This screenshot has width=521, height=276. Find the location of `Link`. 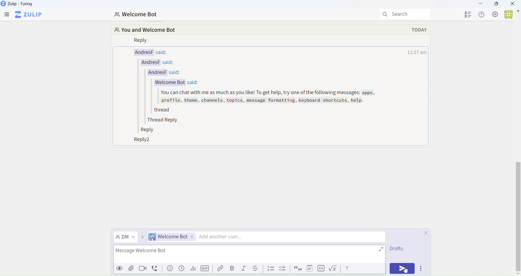

Link is located at coordinates (219, 269).